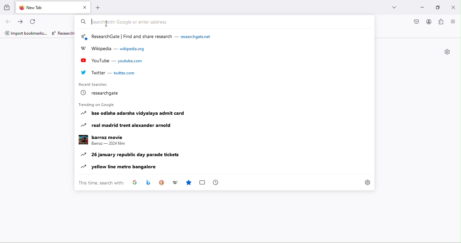 The height and width of the screenshot is (243, 461). I want to click on close, so click(83, 7).